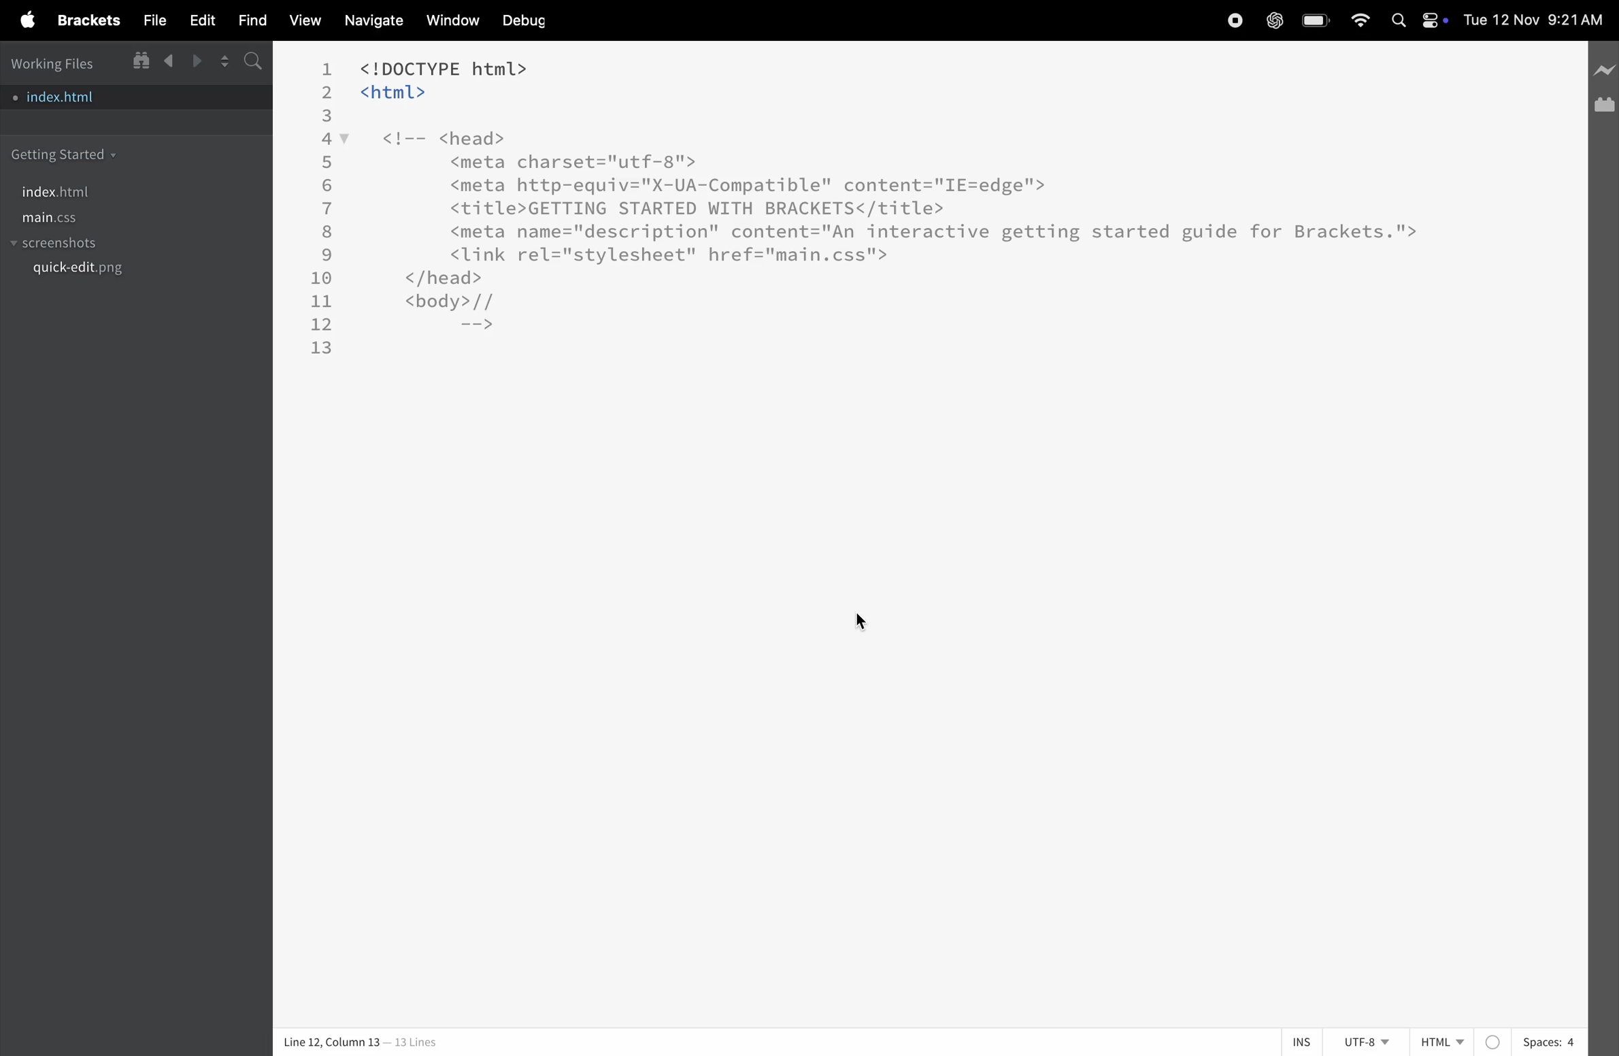  I want to click on window, so click(450, 20).